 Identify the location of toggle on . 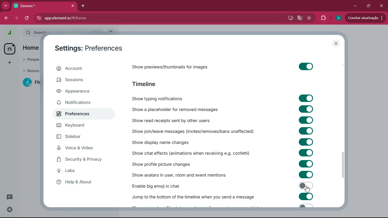
(305, 68).